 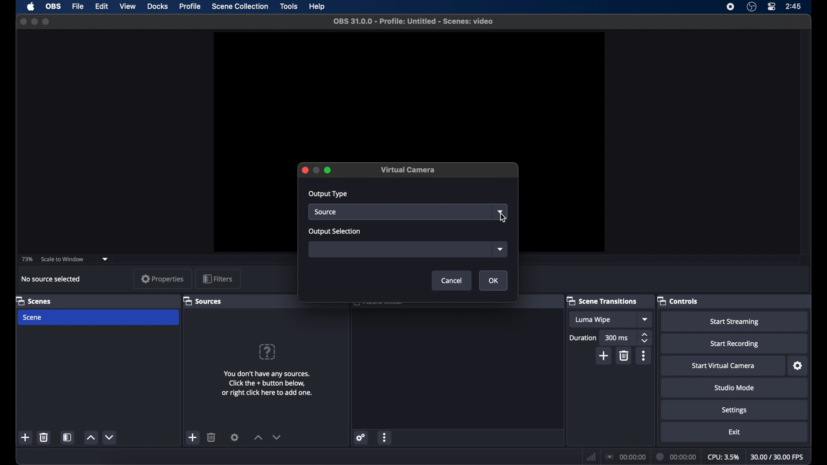 I want to click on preview, so click(x=409, y=95).